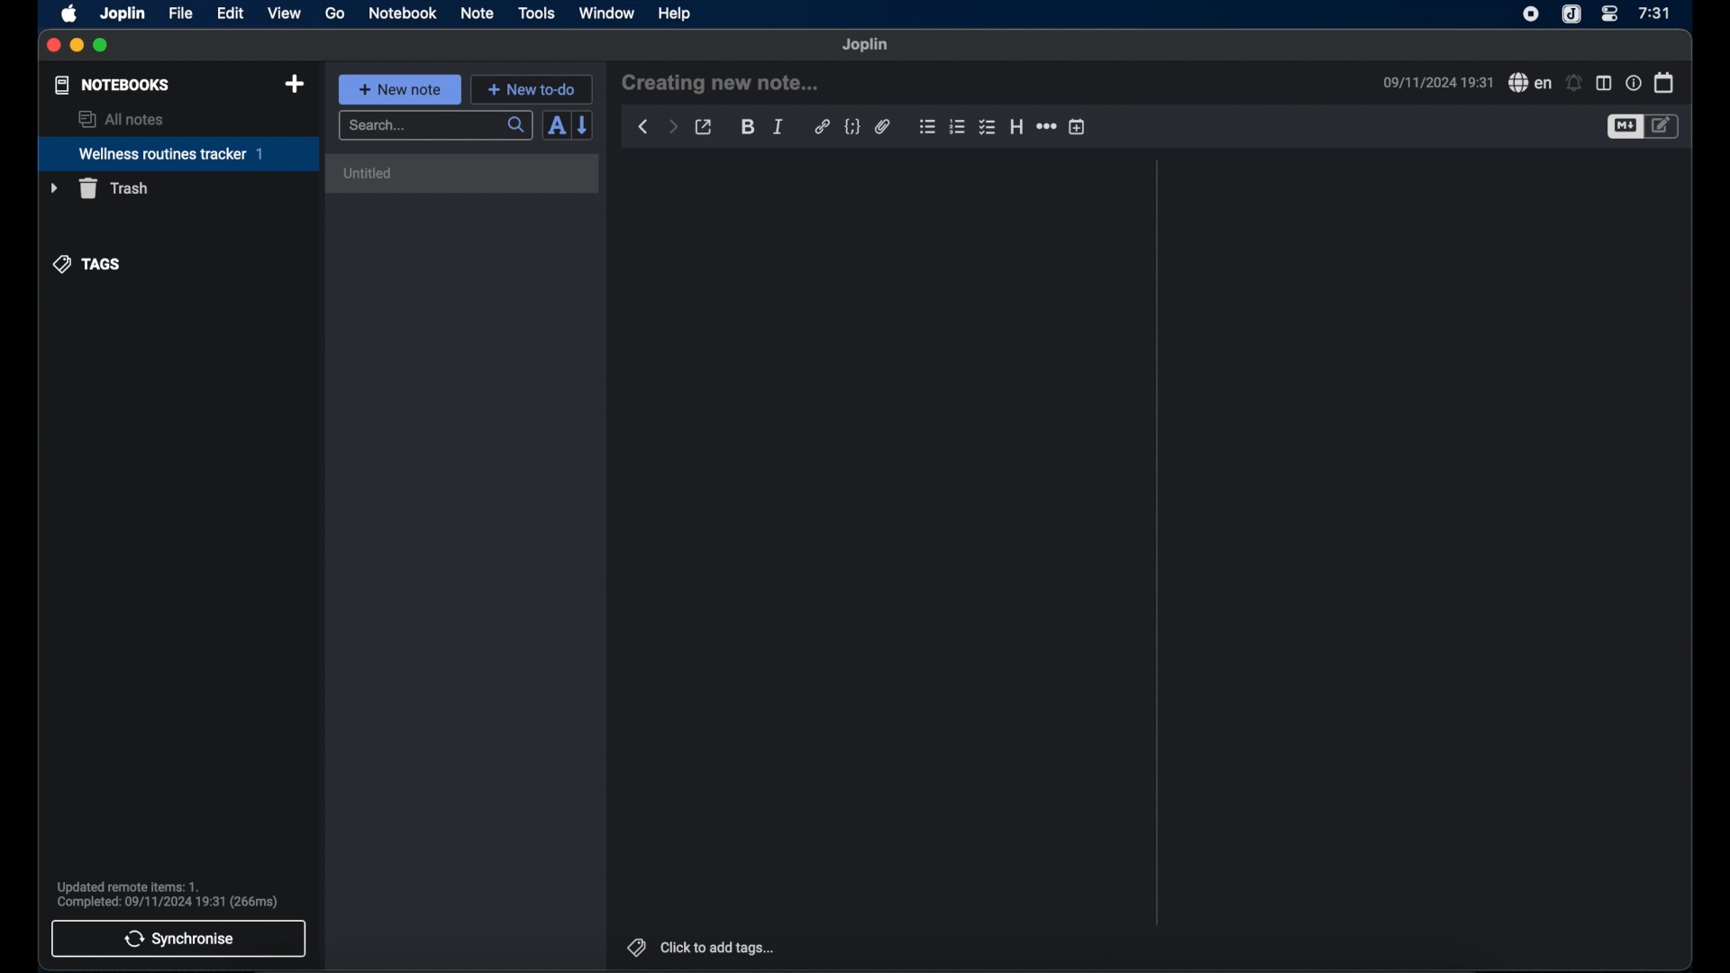 The width and height of the screenshot is (1730, 973). Describe the element at coordinates (672, 126) in the screenshot. I see `forward` at that location.